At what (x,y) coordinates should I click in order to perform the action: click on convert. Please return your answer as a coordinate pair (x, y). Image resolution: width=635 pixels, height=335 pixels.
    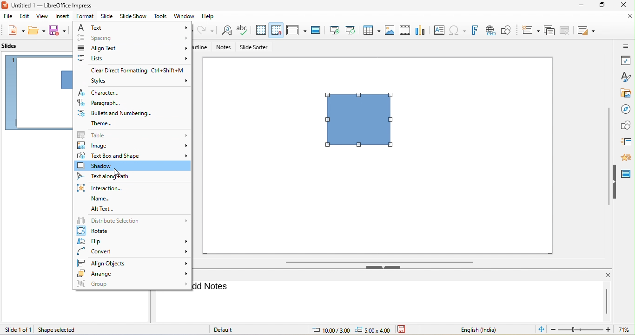
    Looking at the image, I should click on (132, 251).